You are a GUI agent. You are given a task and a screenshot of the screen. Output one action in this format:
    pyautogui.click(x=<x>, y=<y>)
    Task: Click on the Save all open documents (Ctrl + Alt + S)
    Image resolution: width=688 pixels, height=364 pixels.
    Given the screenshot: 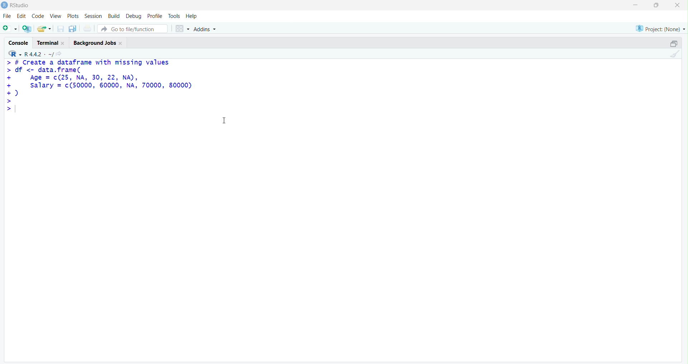 What is the action you would take?
    pyautogui.click(x=72, y=28)
    